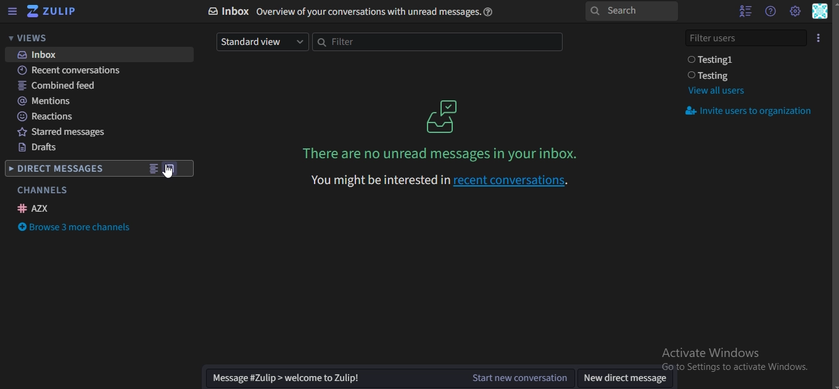 This screenshot has height=389, width=839. What do you see at coordinates (742, 11) in the screenshot?
I see `hide userlist` at bounding box center [742, 11].